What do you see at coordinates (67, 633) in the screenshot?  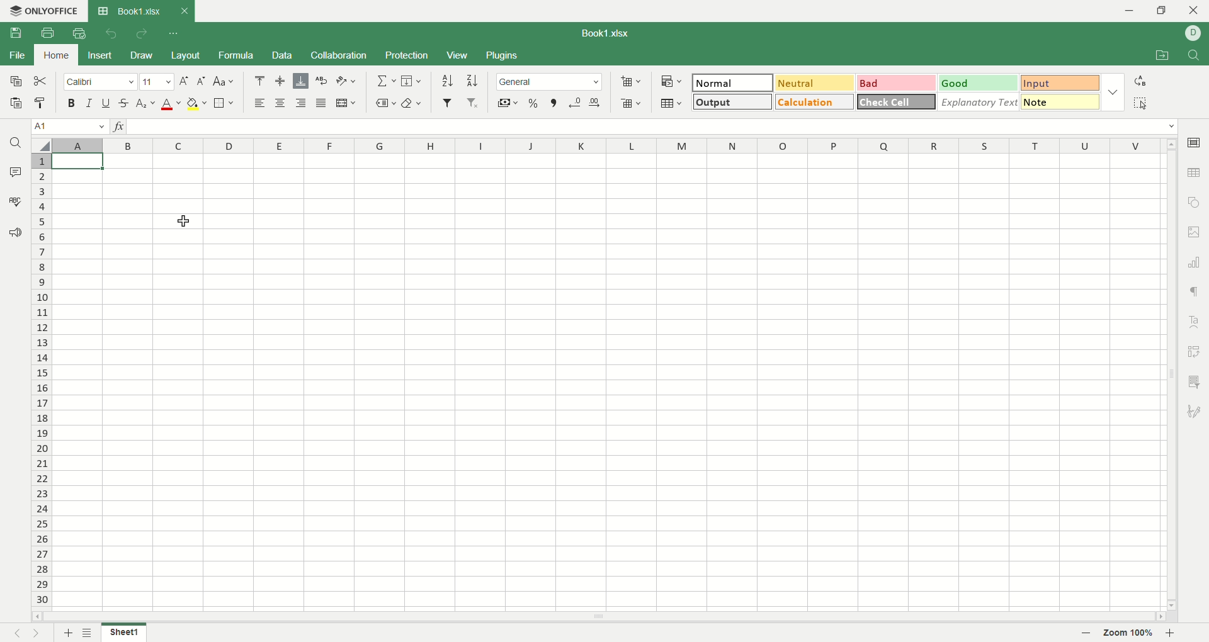 I see `add` at bounding box center [67, 633].